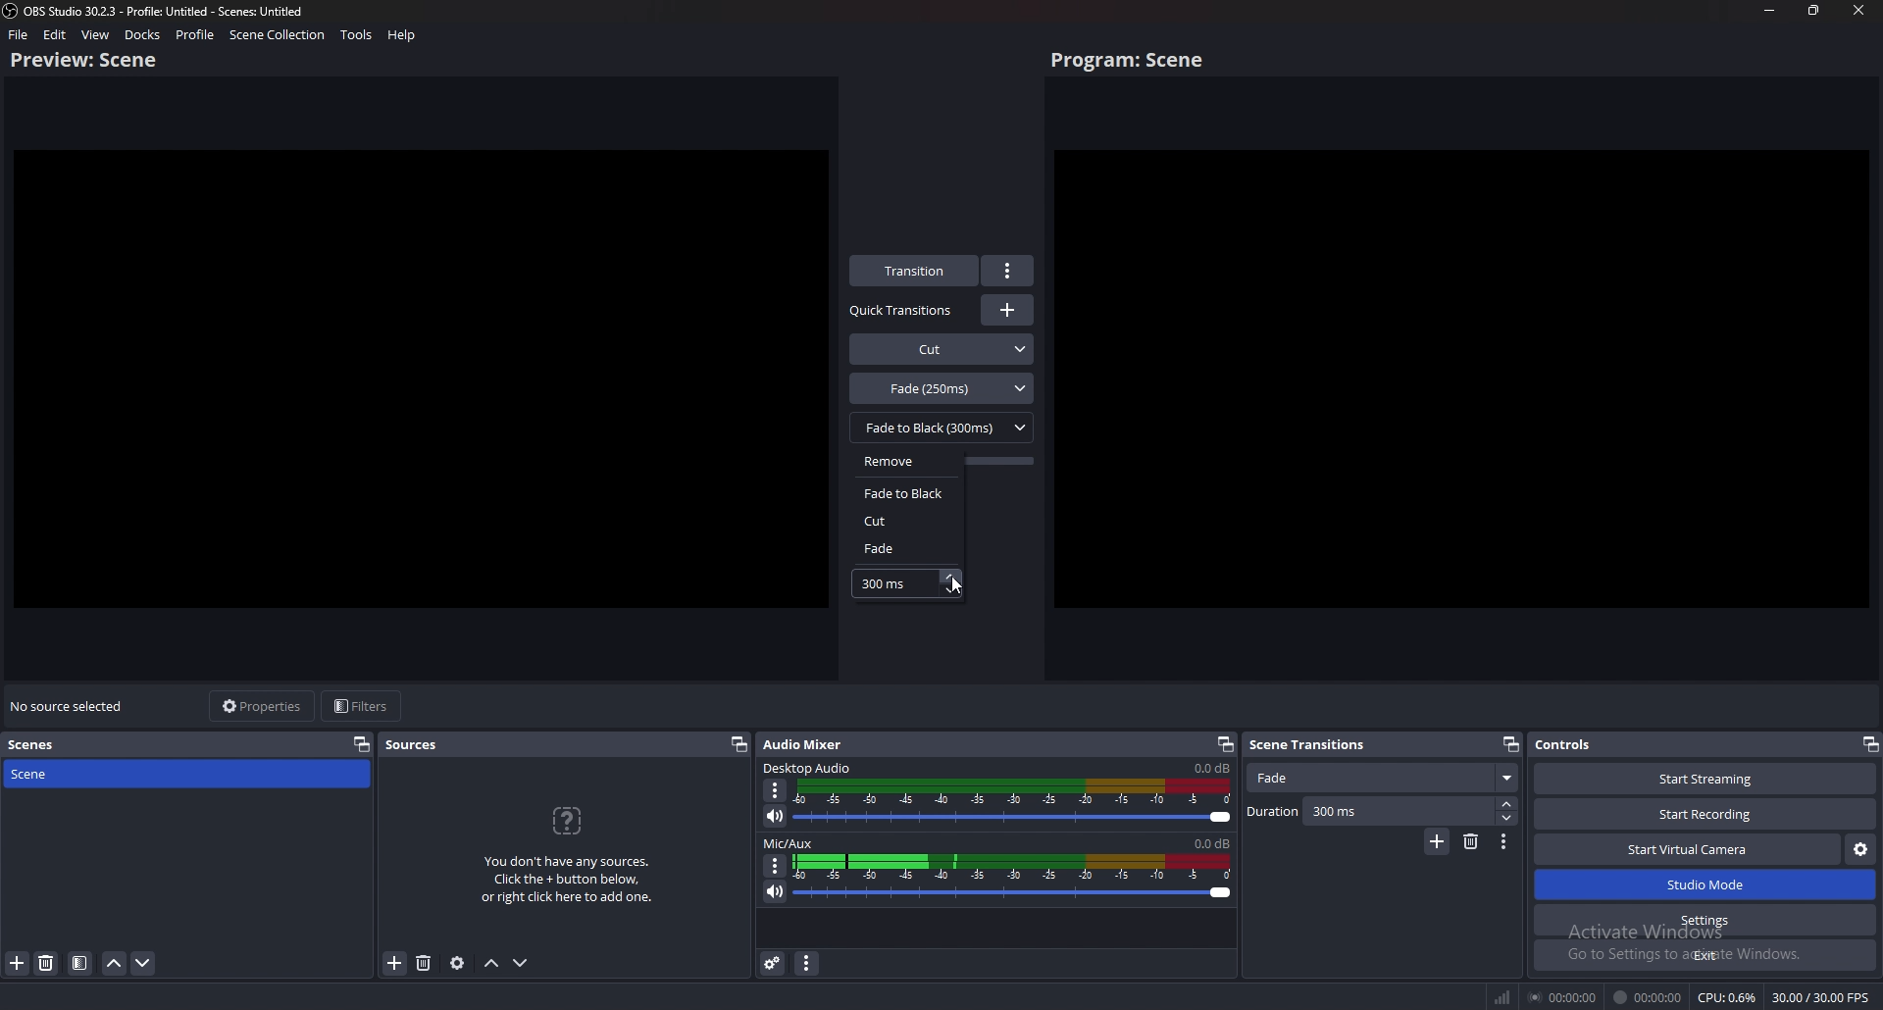 The width and height of the screenshot is (1883, 1010). I want to click on pop out, so click(362, 743).